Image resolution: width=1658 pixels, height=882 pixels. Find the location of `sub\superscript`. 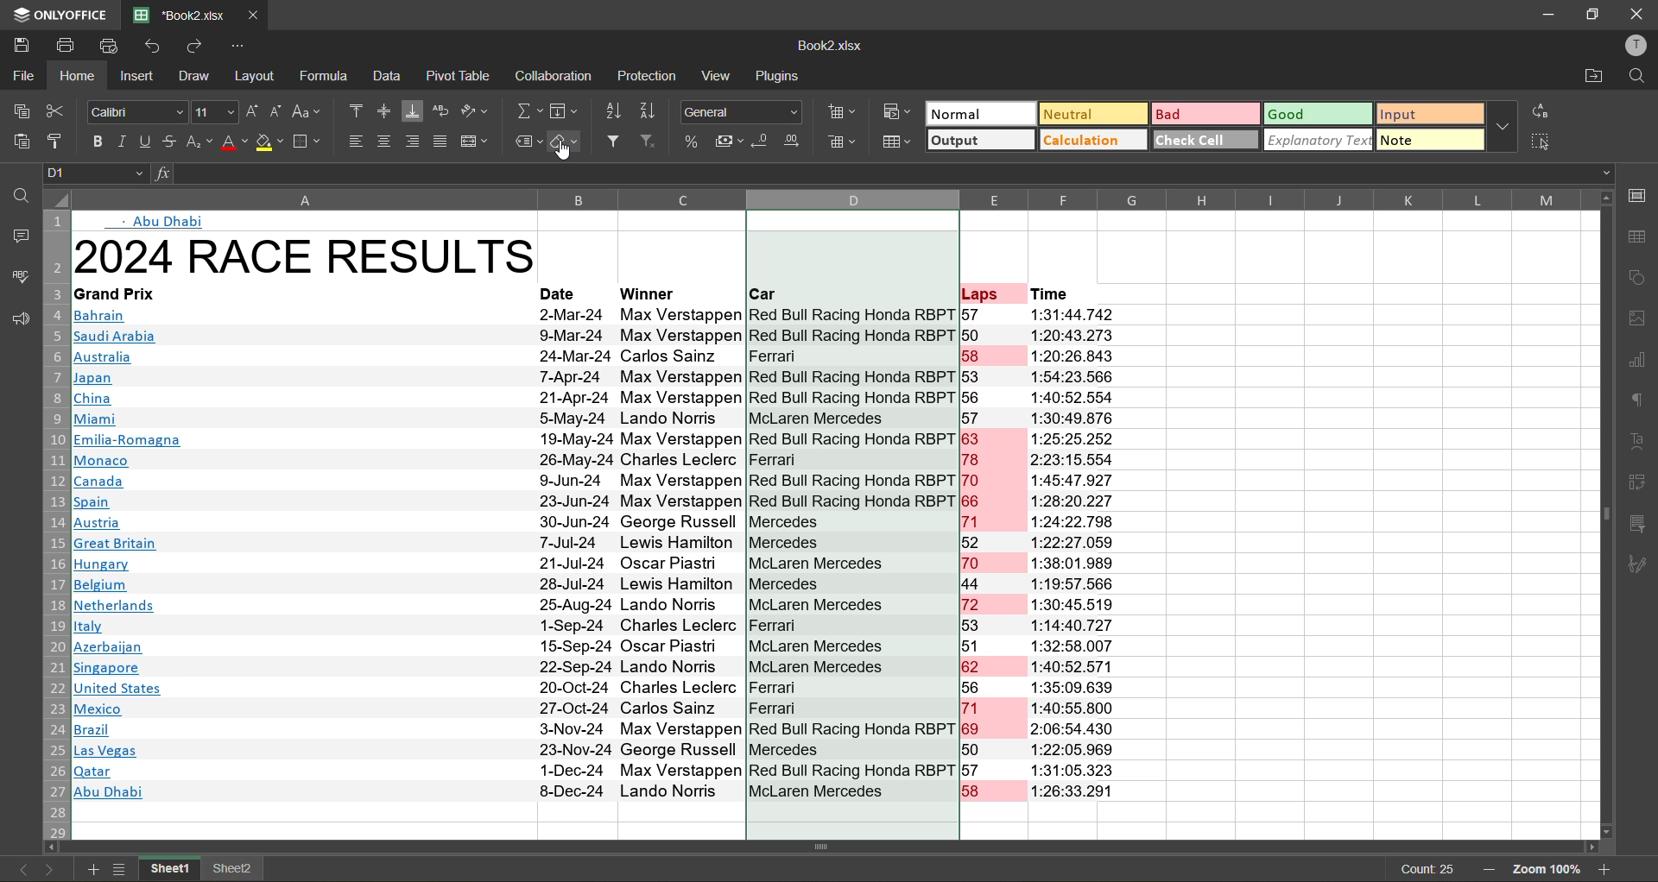

sub\superscript is located at coordinates (199, 141).